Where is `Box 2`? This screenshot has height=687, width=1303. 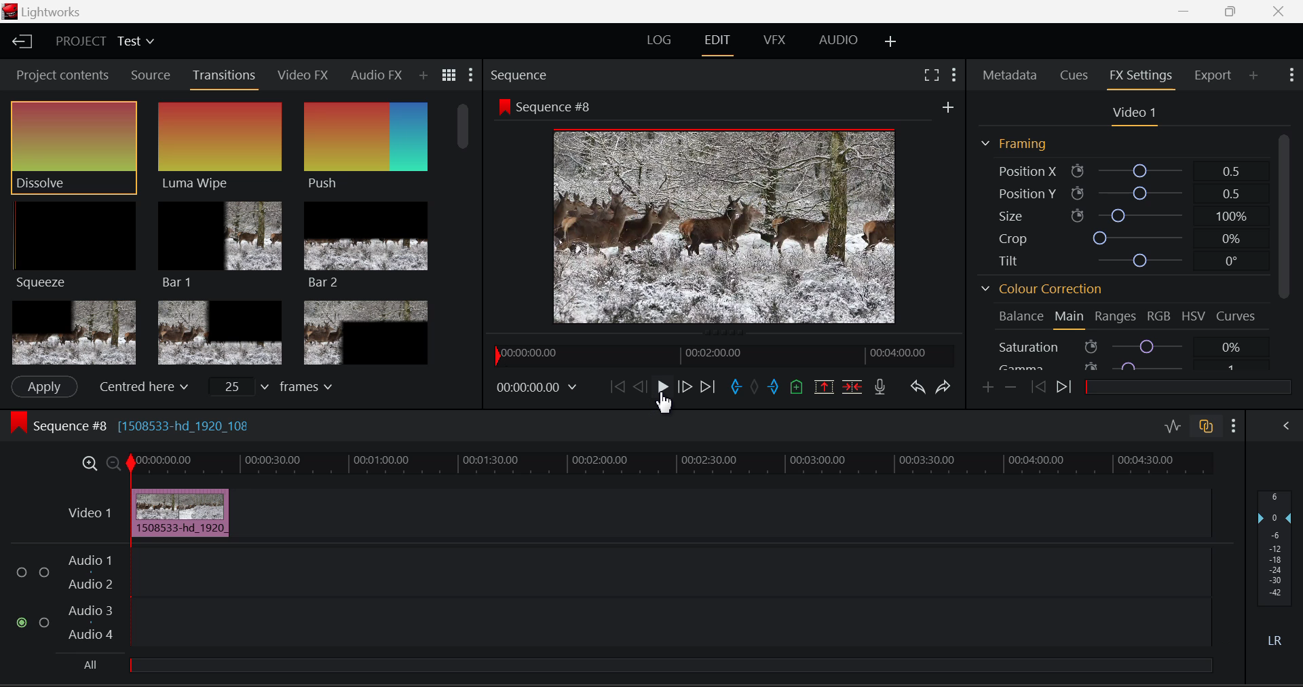 Box 2 is located at coordinates (220, 331).